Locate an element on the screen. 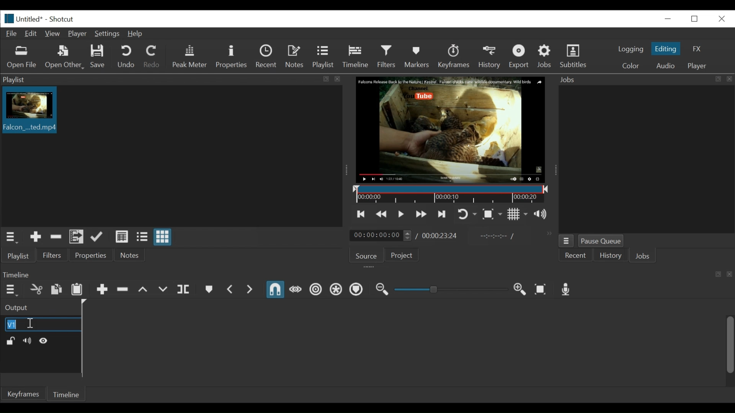  Append is located at coordinates (102, 290).